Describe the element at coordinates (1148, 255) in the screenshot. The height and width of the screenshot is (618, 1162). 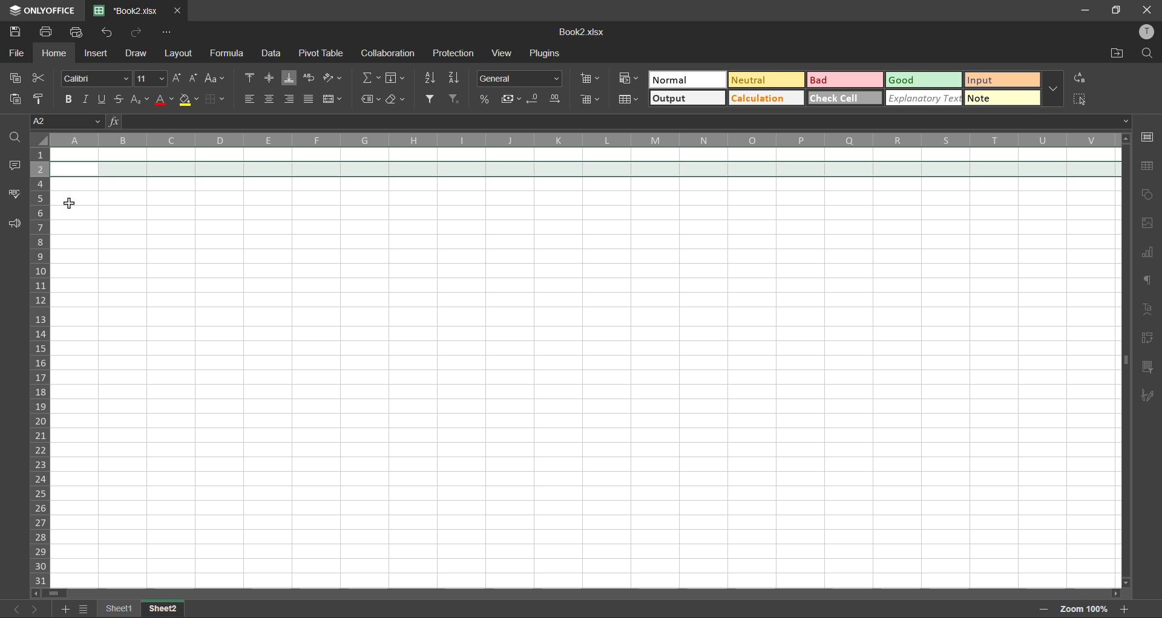
I see `charts` at that location.